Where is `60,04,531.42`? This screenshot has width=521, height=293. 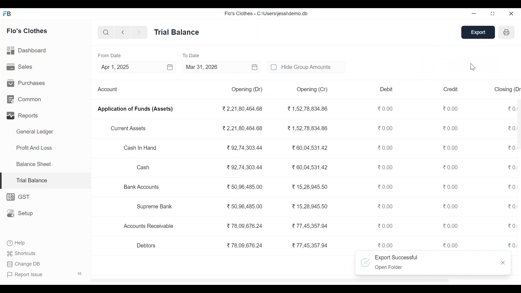 60,04,531.42 is located at coordinates (309, 167).